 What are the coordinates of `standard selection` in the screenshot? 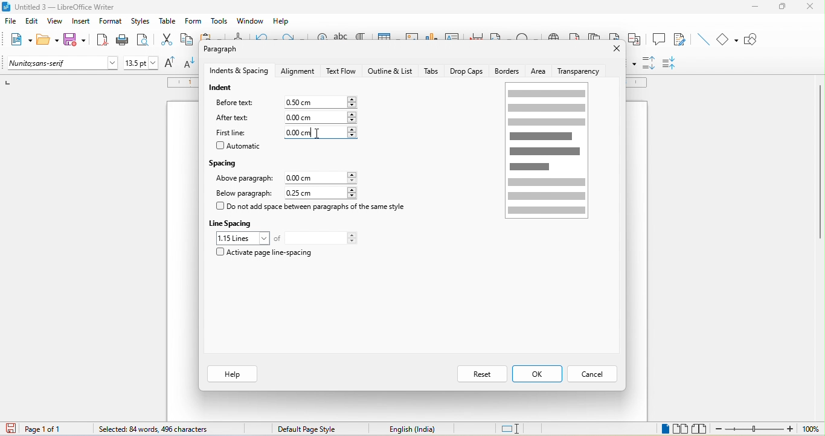 It's located at (512, 429).